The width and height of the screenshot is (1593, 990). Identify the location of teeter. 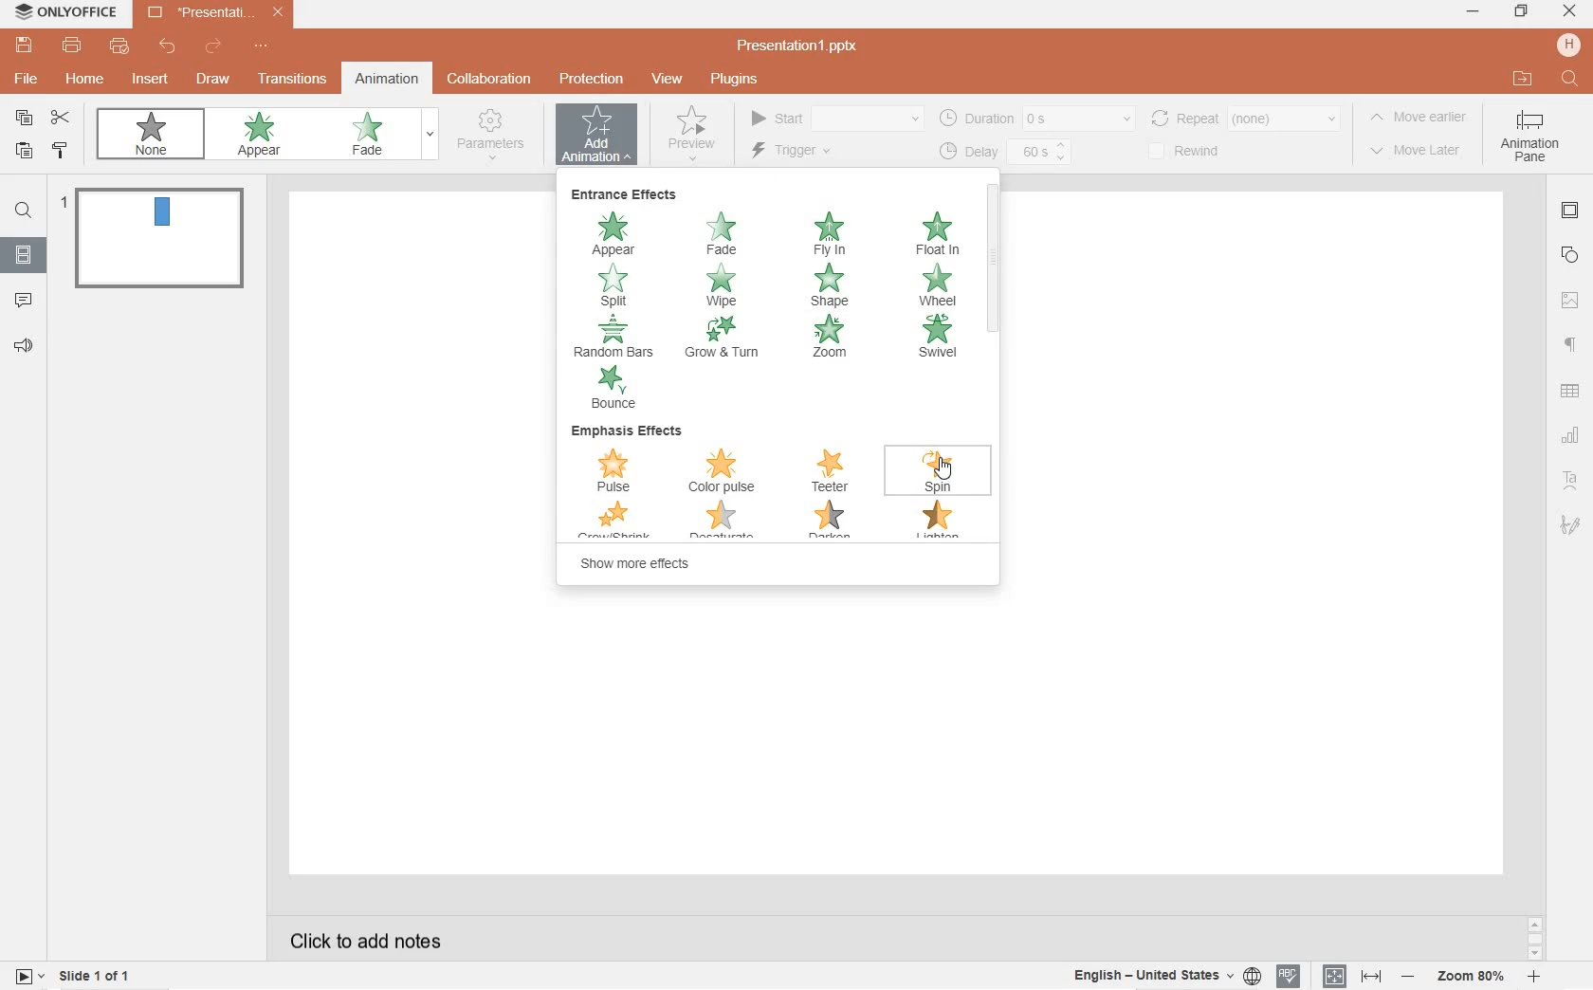
(834, 471).